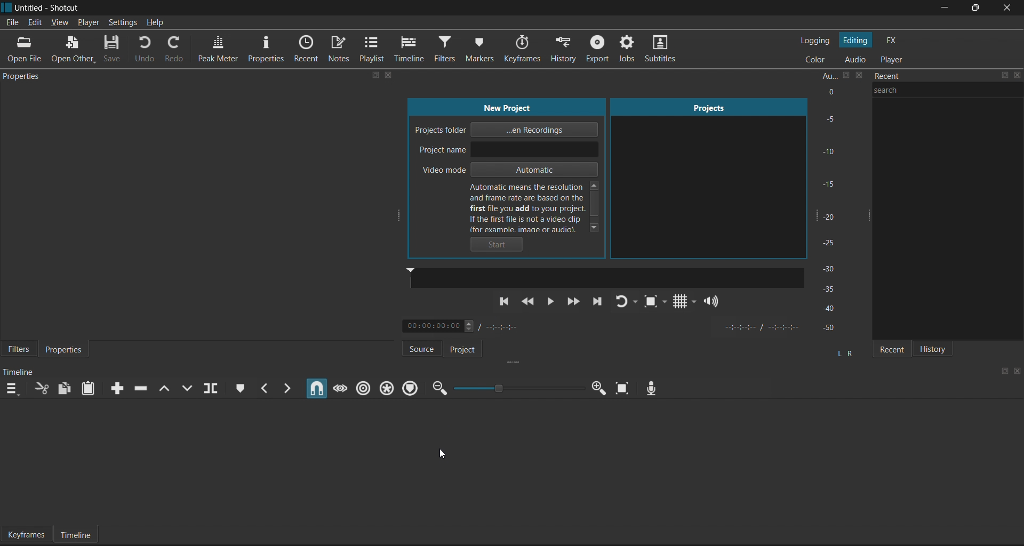  I want to click on close, so click(1017, 370).